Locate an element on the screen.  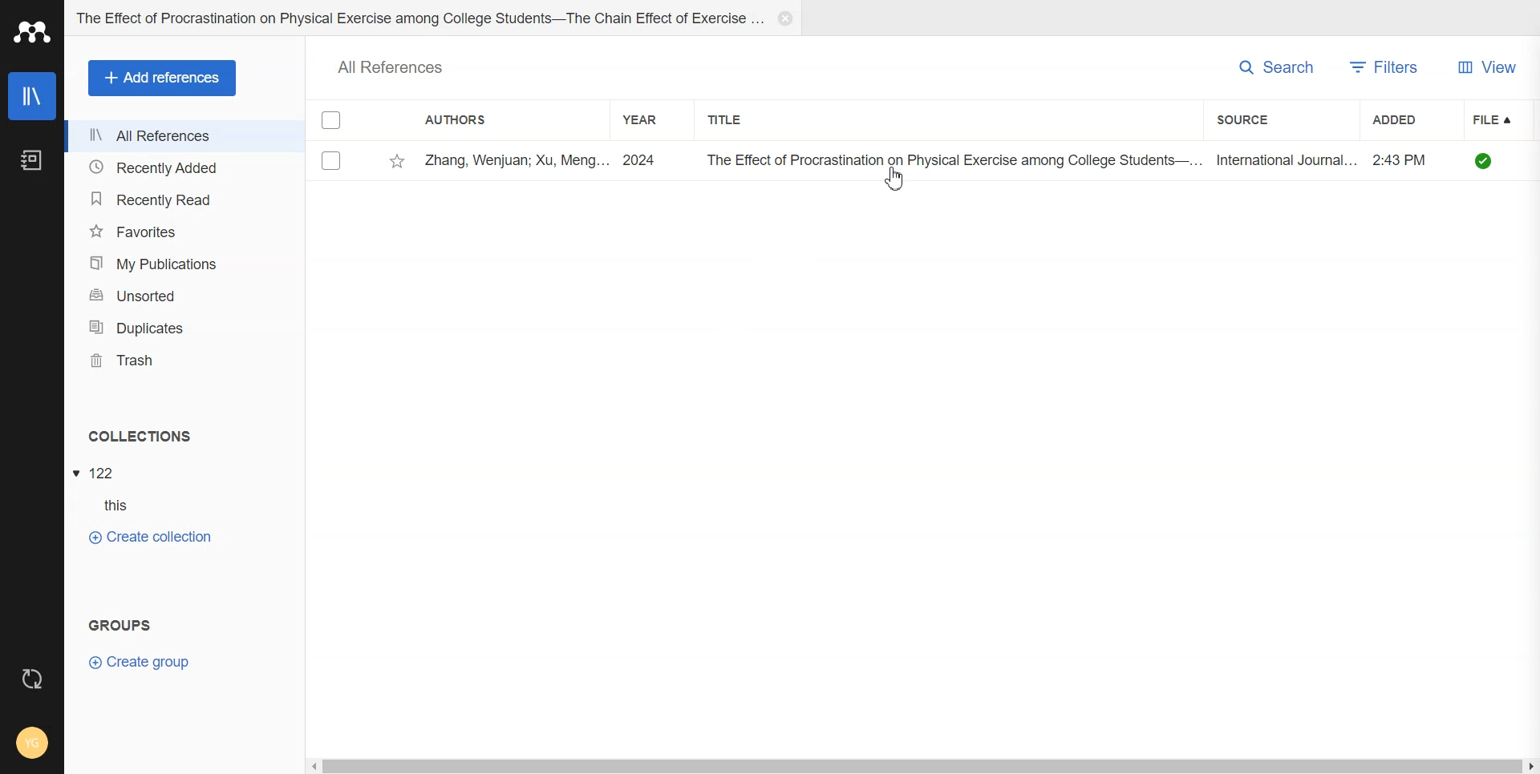
Account is located at coordinates (32, 743).